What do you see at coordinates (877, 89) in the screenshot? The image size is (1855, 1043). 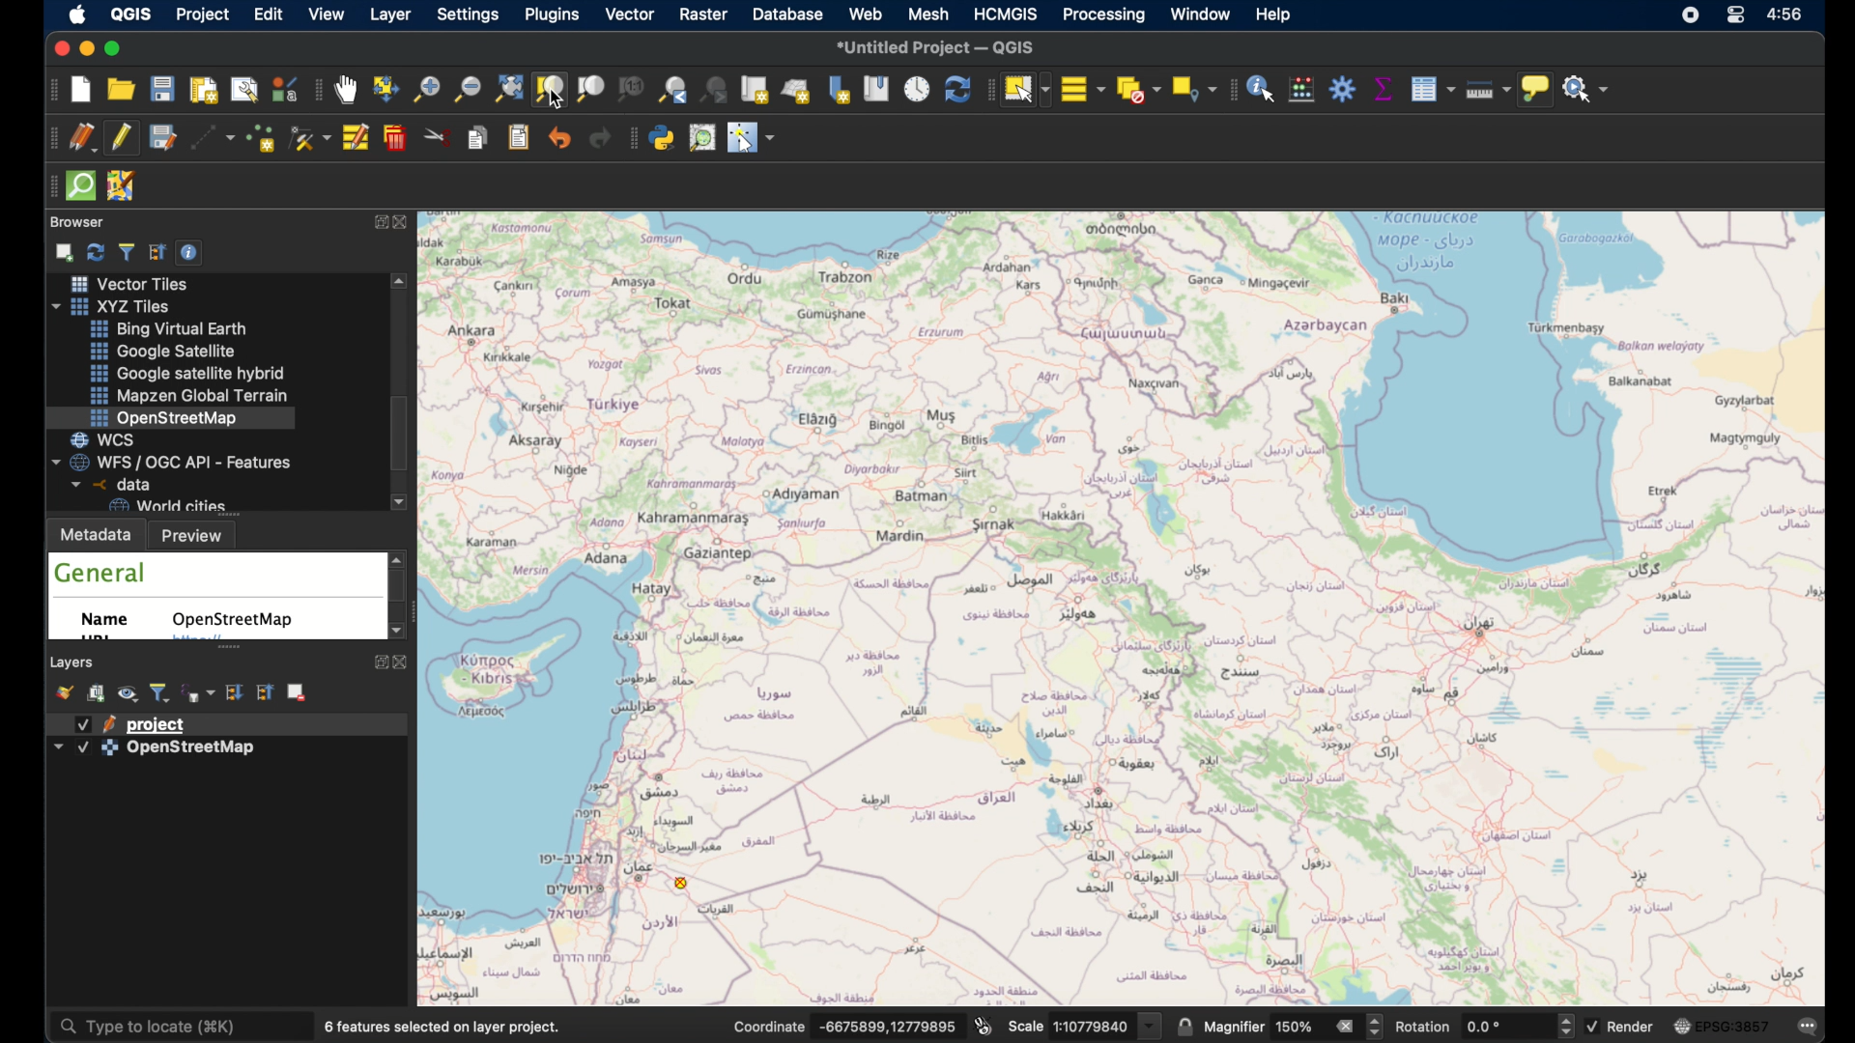 I see `show spatial bookmarks` at bounding box center [877, 89].